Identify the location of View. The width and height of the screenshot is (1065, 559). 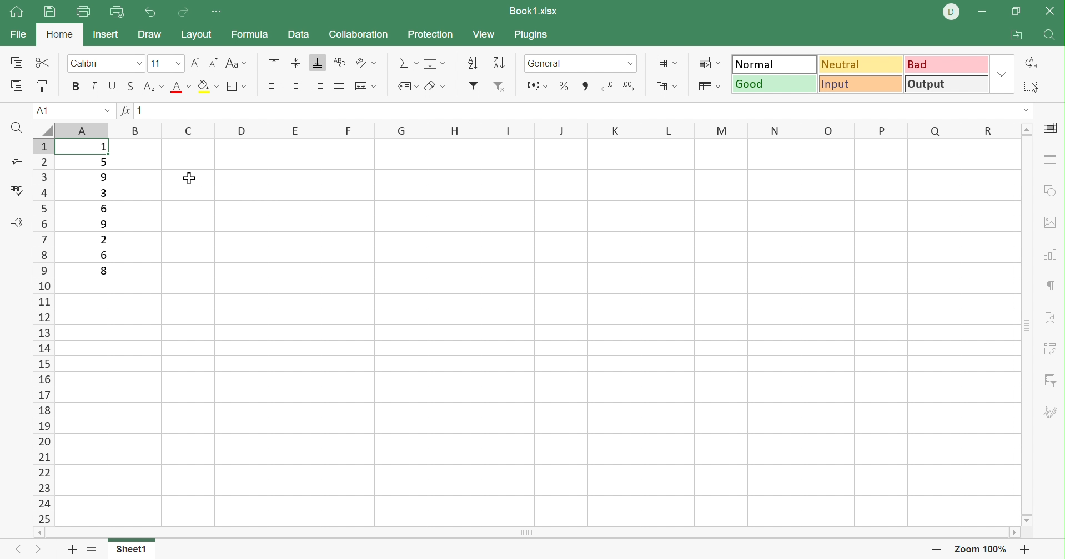
(485, 34).